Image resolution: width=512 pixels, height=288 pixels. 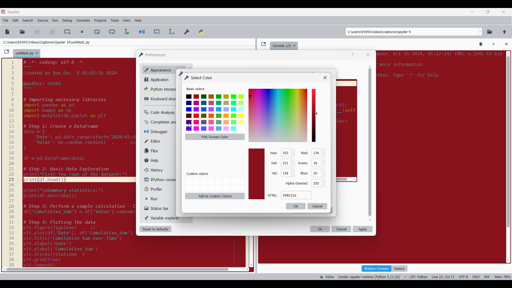 I want to click on Software logo, so click(x=3, y=11).